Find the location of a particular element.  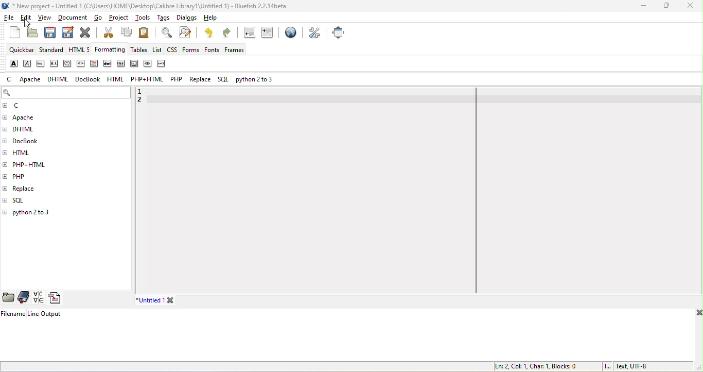

edit is located at coordinates (28, 19).